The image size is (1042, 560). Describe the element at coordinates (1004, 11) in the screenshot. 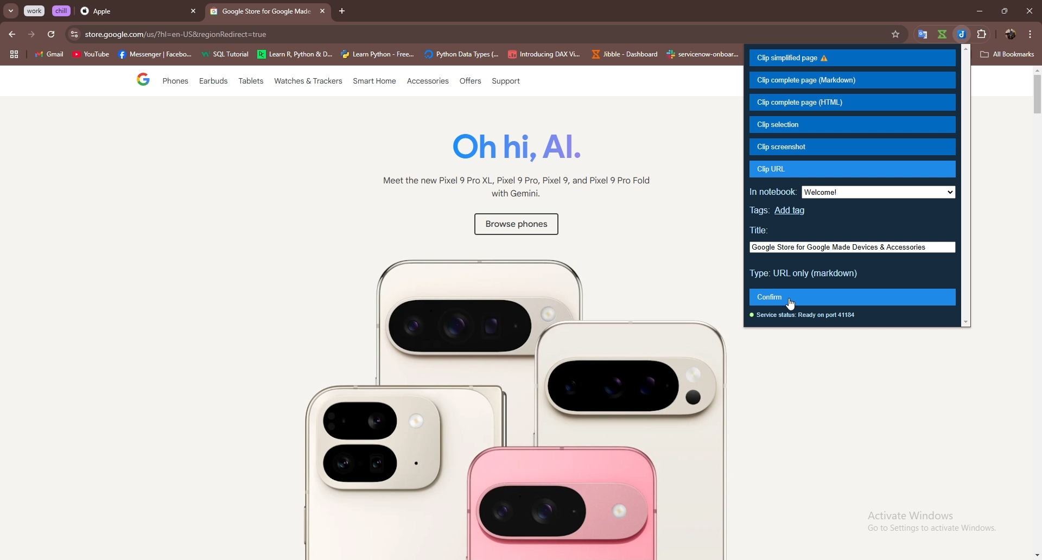

I see `resize` at that location.